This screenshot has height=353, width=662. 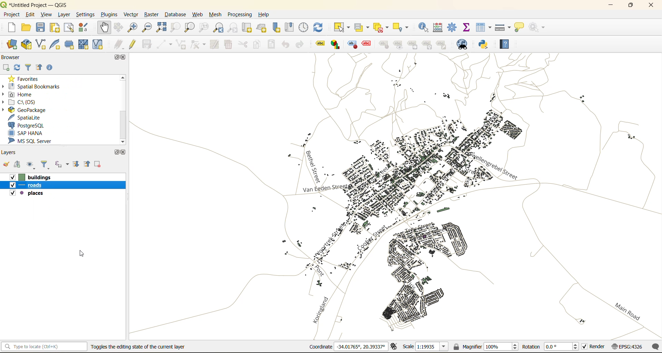 I want to click on rotate a label, so click(x=428, y=44).